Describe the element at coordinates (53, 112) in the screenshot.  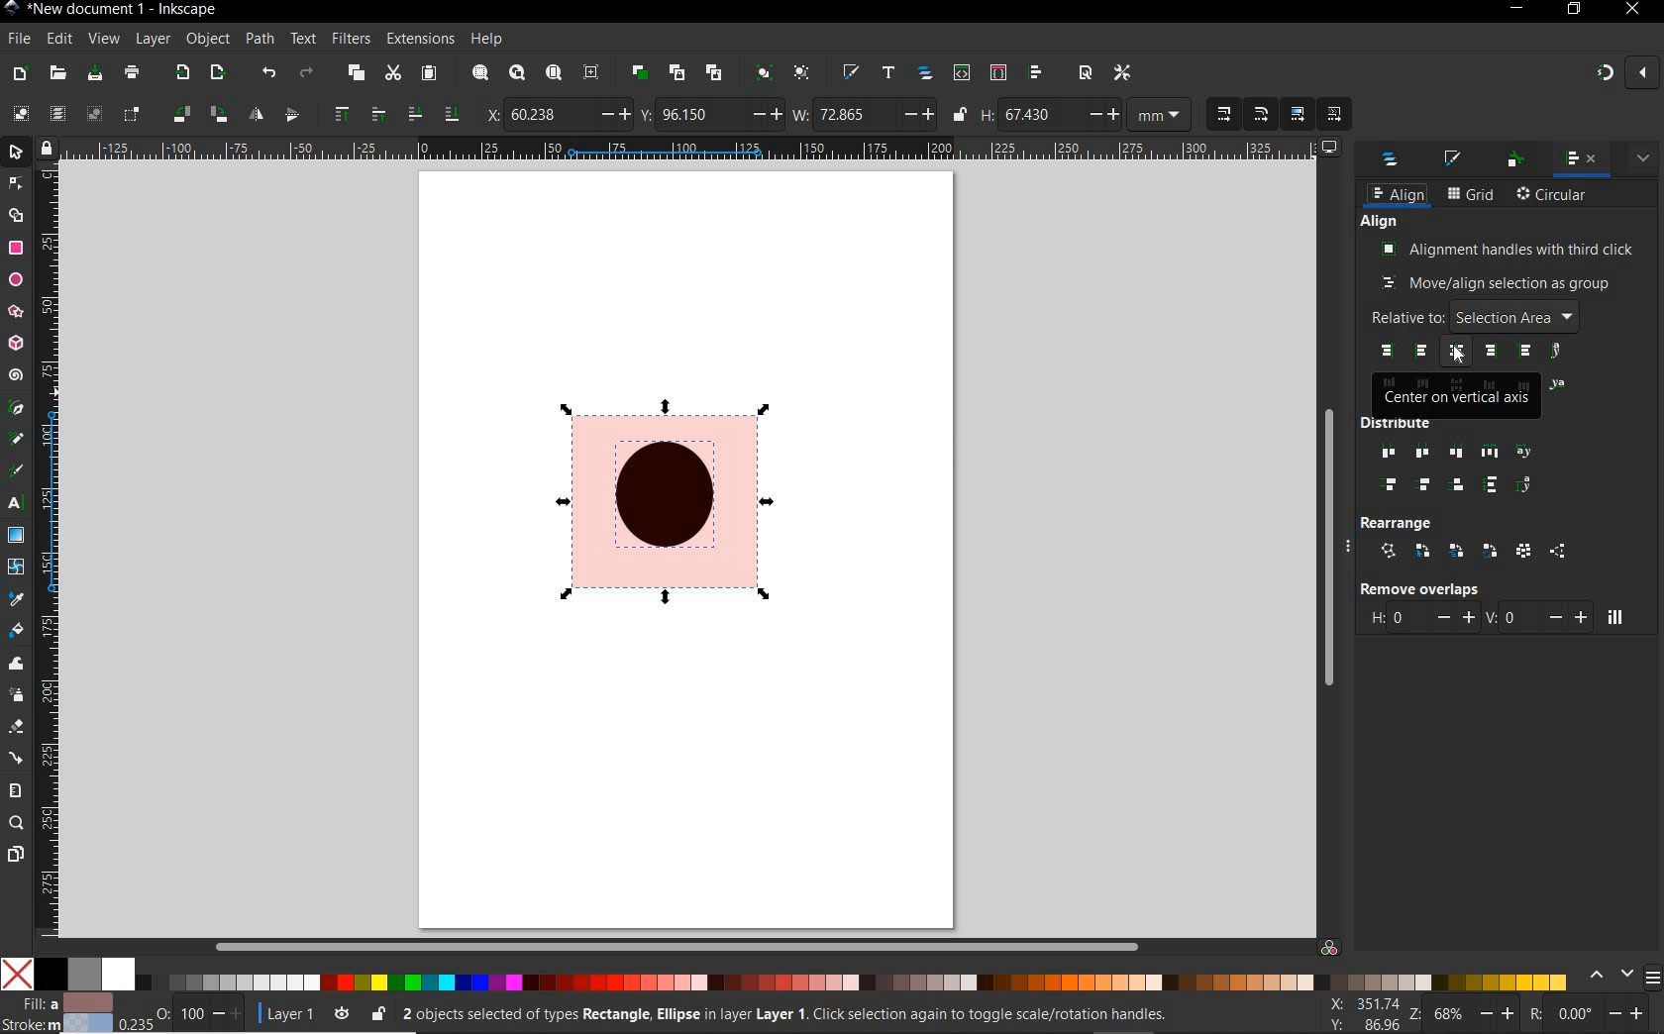
I see `select all in all layers` at that location.